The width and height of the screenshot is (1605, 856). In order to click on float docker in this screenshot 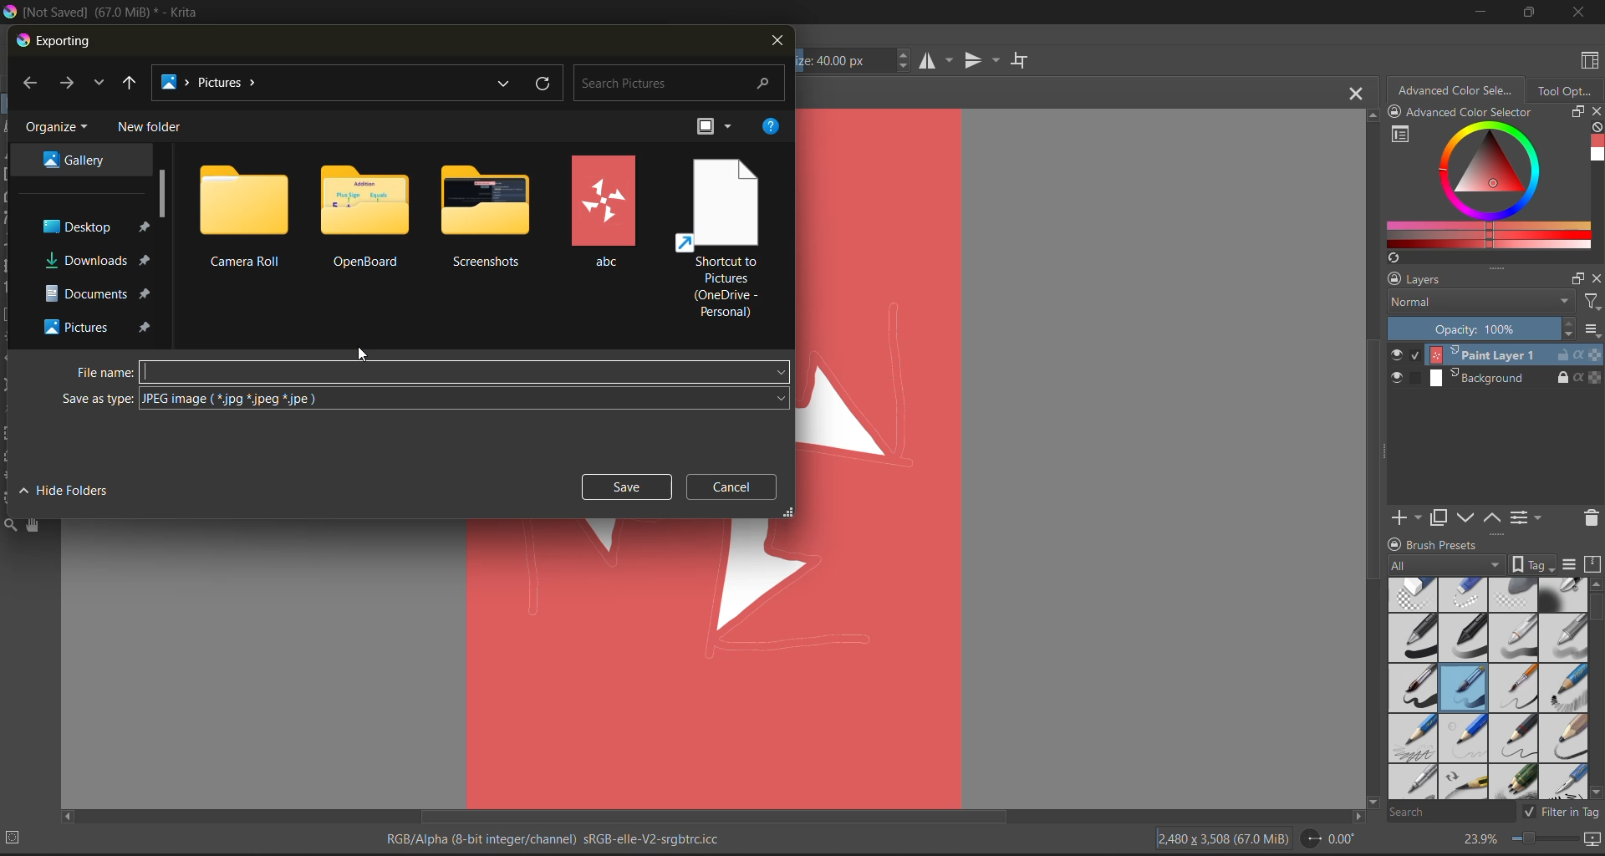, I will do `click(1579, 278)`.